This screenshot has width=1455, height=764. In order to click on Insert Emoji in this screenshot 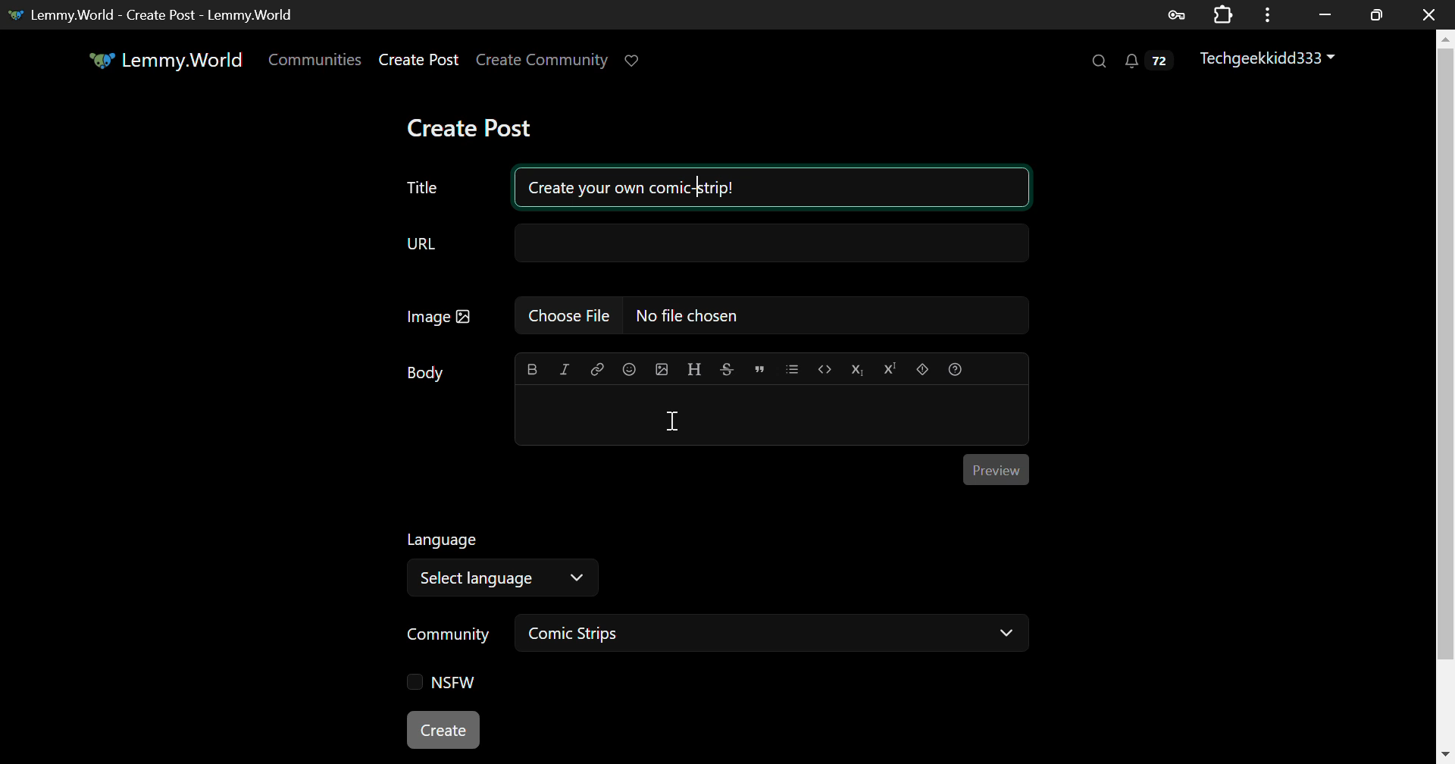, I will do `click(628, 371)`.